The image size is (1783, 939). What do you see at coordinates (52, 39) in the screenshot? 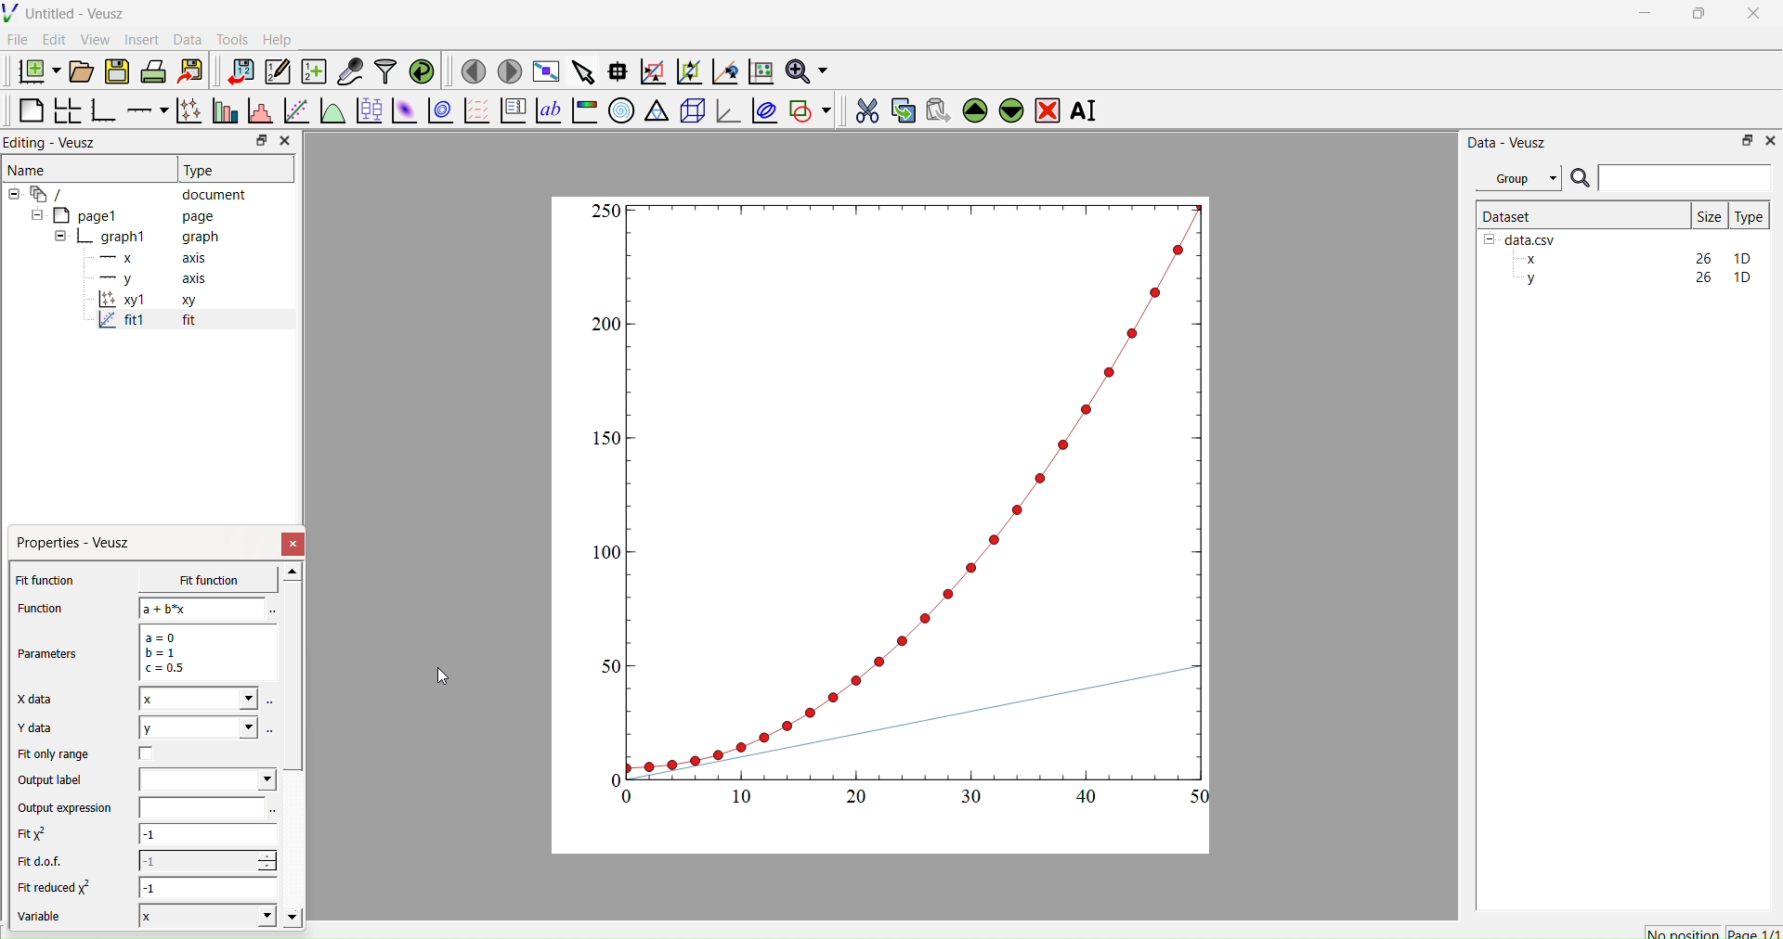
I see `Edit` at bounding box center [52, 39].